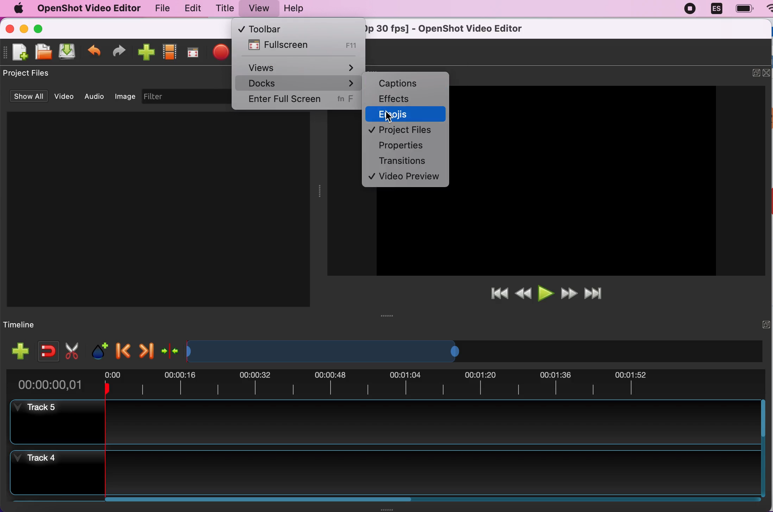 The width and height of the screenshot is (773, 512). I want to click on views, so click(302, 66).